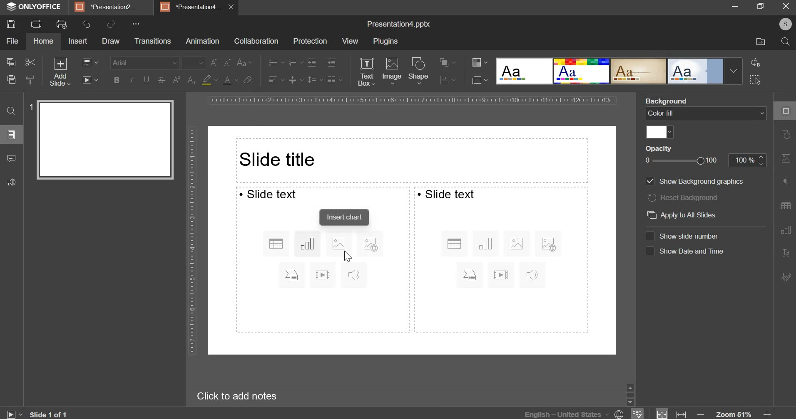 The image size is (796, 419). Describe the element at coordinates (137, 24) in the screenshot. I see `more options` at that location.